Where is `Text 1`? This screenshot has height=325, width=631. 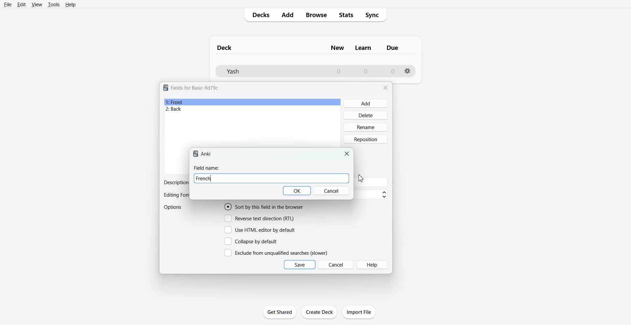 Text 1 is located at coordinates (225, 48).